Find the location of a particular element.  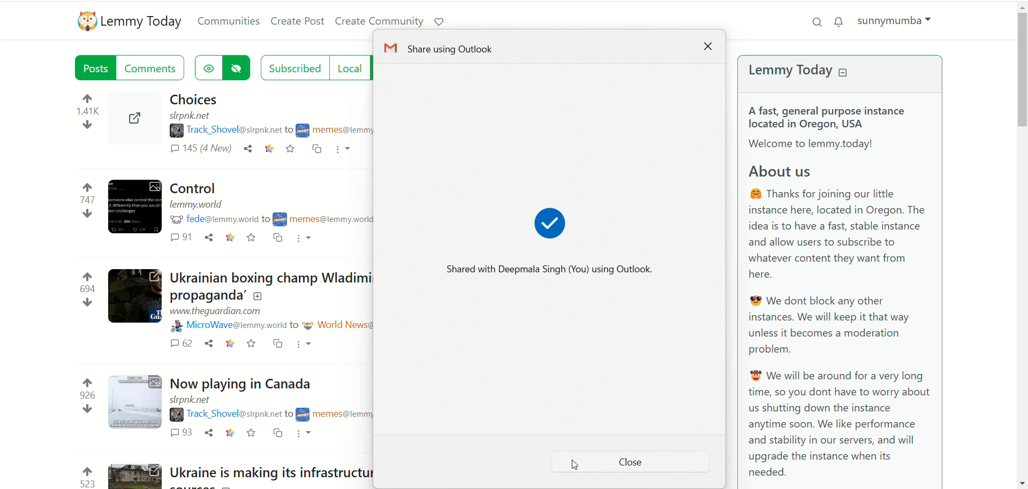

URL is located at coordinates (218, 312).